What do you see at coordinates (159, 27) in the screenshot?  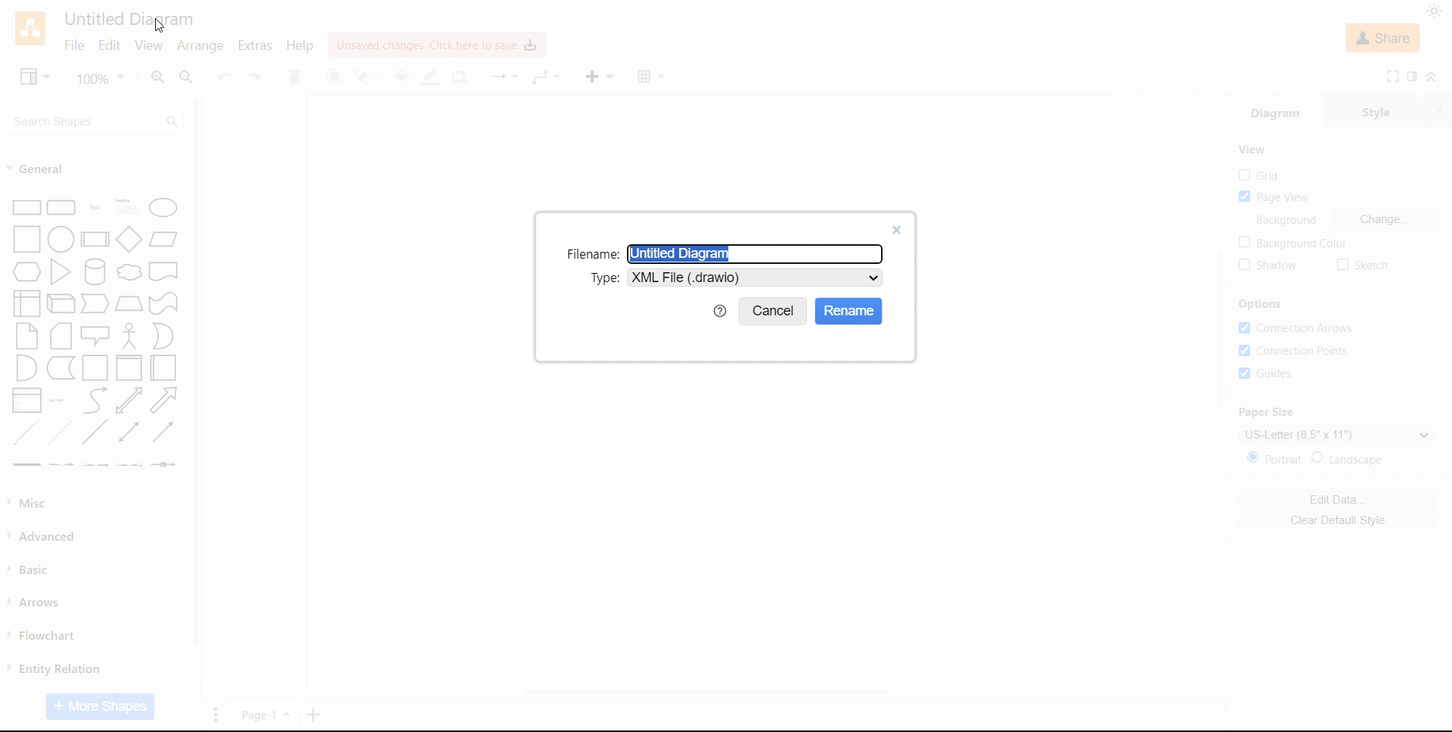 I see `Cursor ` at bounding box center [159, 27].